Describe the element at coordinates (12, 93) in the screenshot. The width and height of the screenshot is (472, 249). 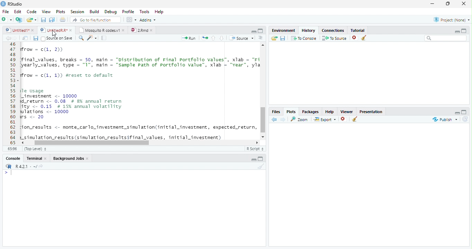
I see `Line Numbers` at that location.